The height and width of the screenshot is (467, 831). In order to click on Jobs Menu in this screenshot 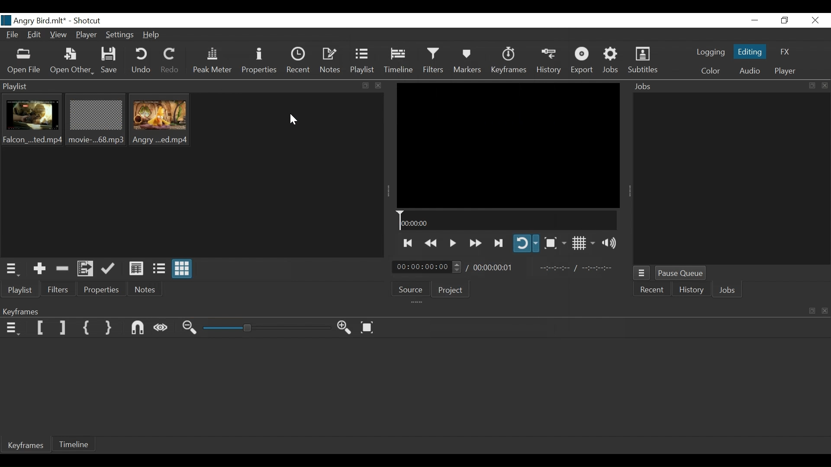, I will do `click(644, 273)`.